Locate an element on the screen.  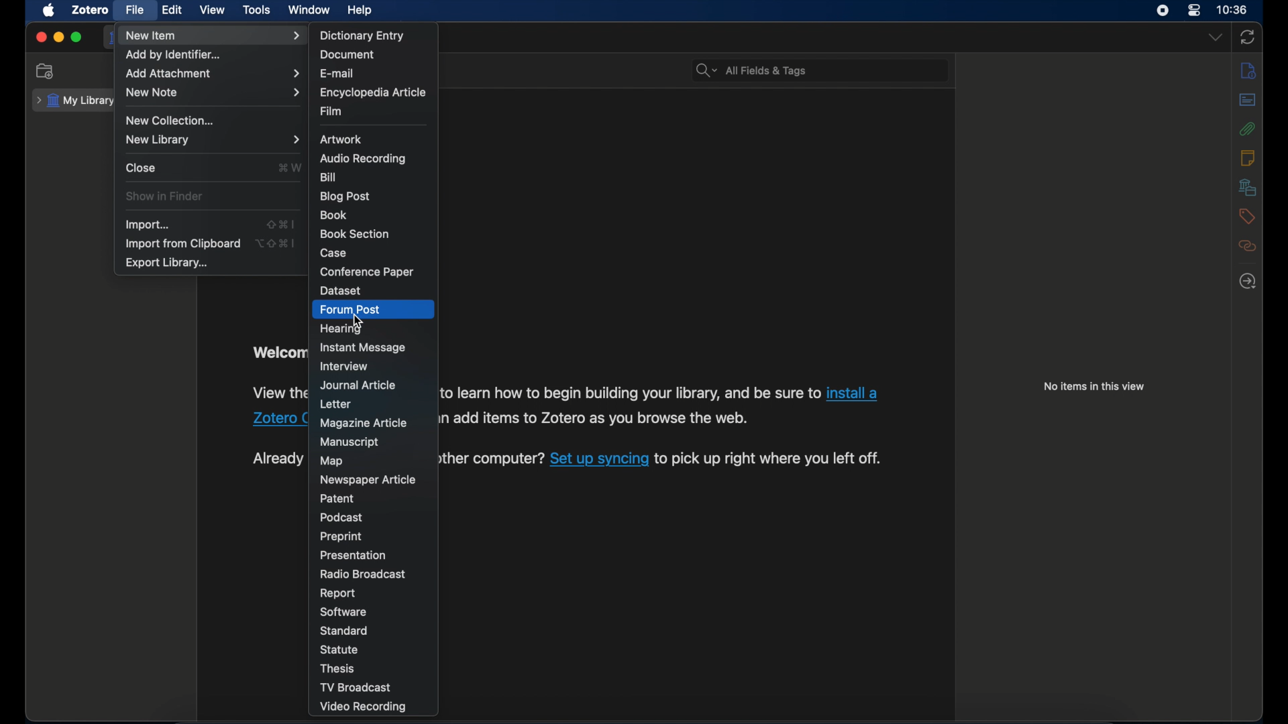
close is located at coordinates (41, 37).